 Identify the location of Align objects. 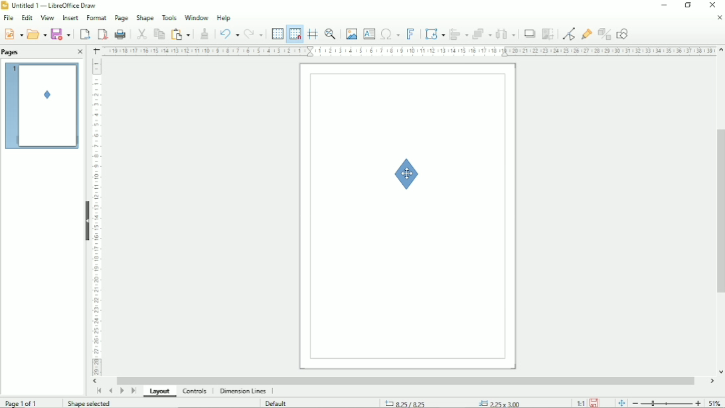
(457, 33).